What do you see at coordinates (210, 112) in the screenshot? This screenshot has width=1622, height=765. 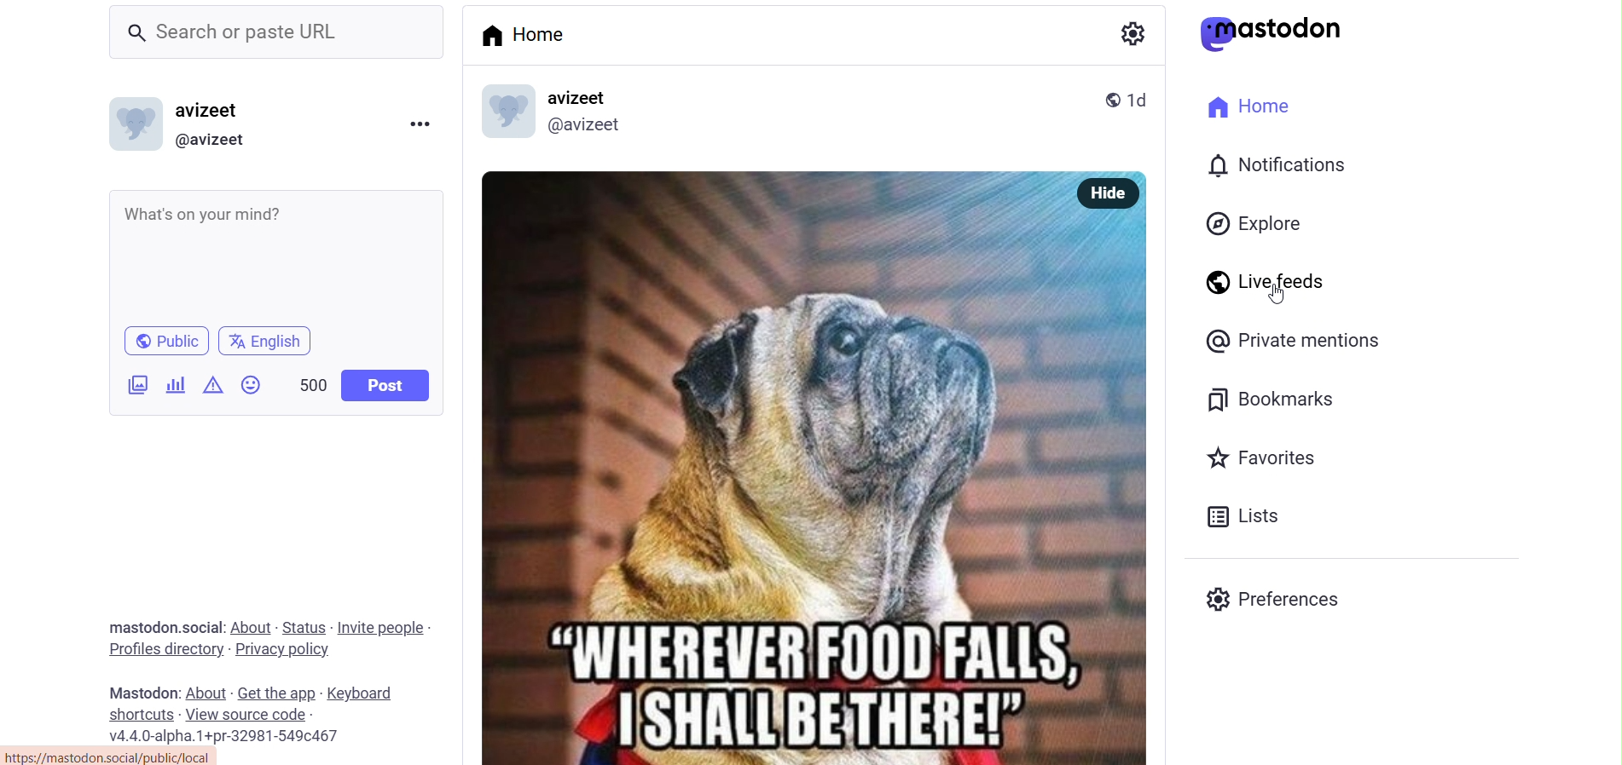 I see `name` at bounding box center [210, 112].